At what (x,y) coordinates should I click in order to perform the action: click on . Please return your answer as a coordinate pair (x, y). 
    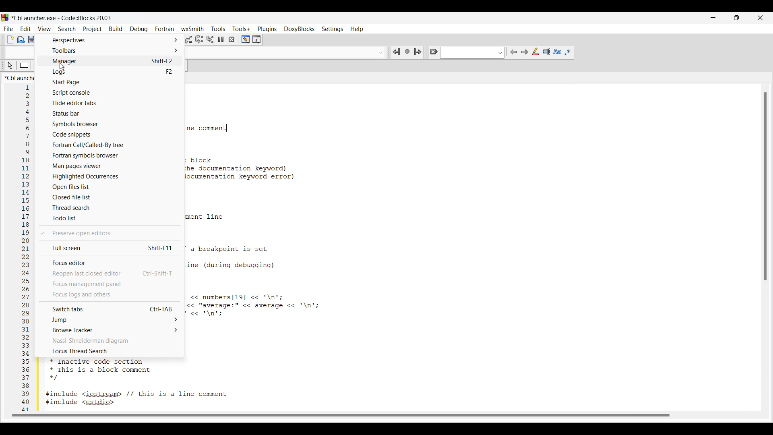
    Looking at the image, I should click on (198, 39).